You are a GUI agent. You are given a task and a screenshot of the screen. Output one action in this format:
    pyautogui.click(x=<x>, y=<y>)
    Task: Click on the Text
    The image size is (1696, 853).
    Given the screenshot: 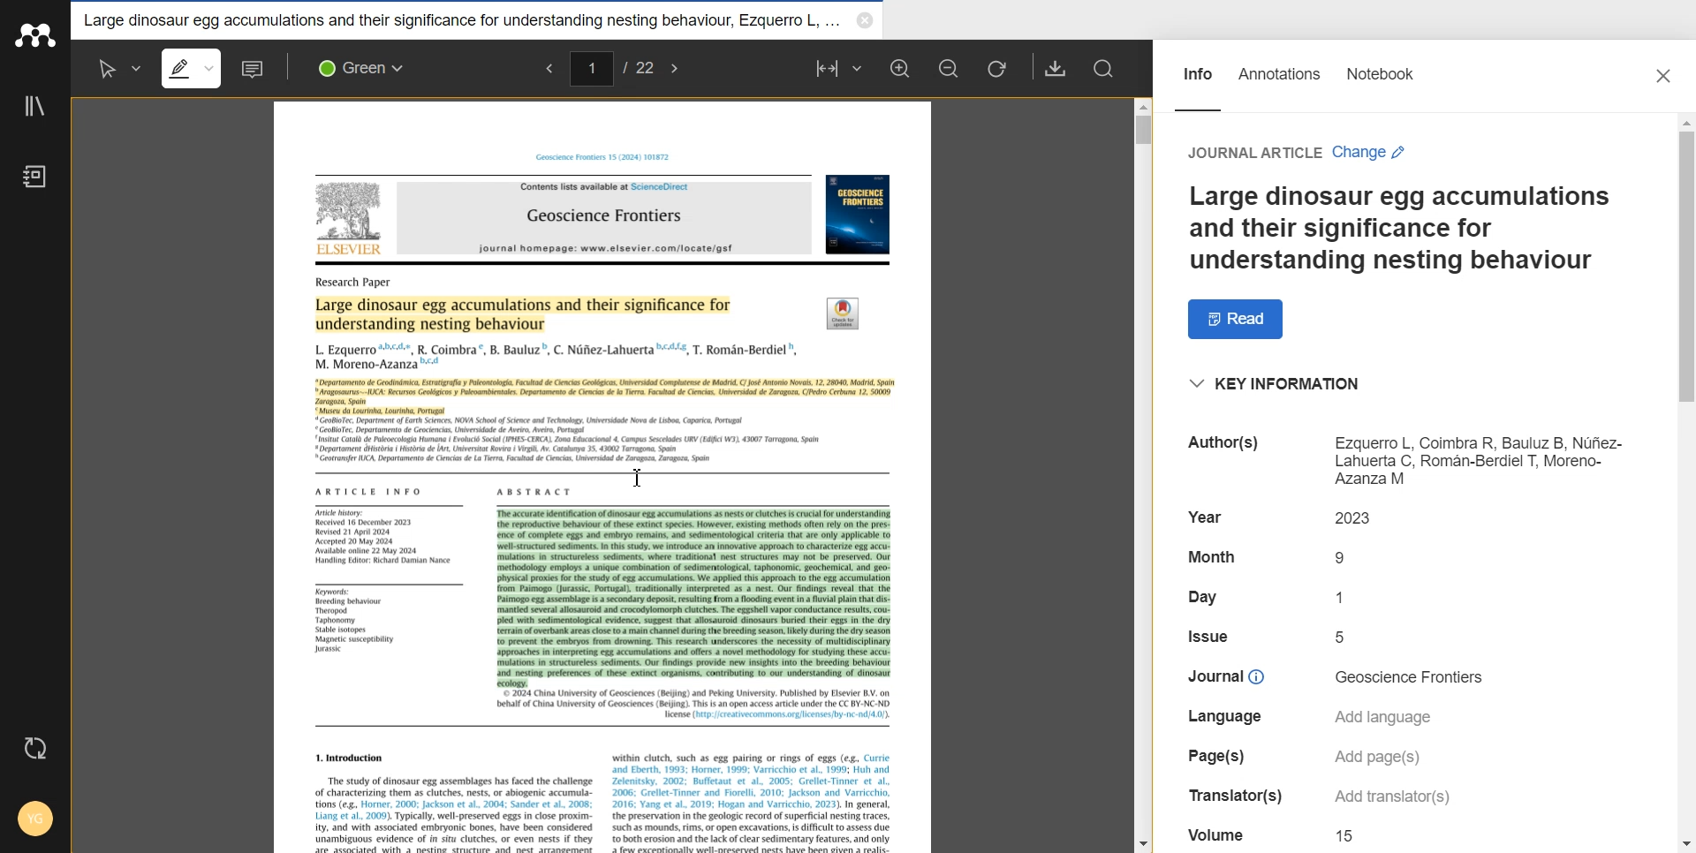 What is the action you would take?
    pyautogui.click(x=1397, y=230)
    